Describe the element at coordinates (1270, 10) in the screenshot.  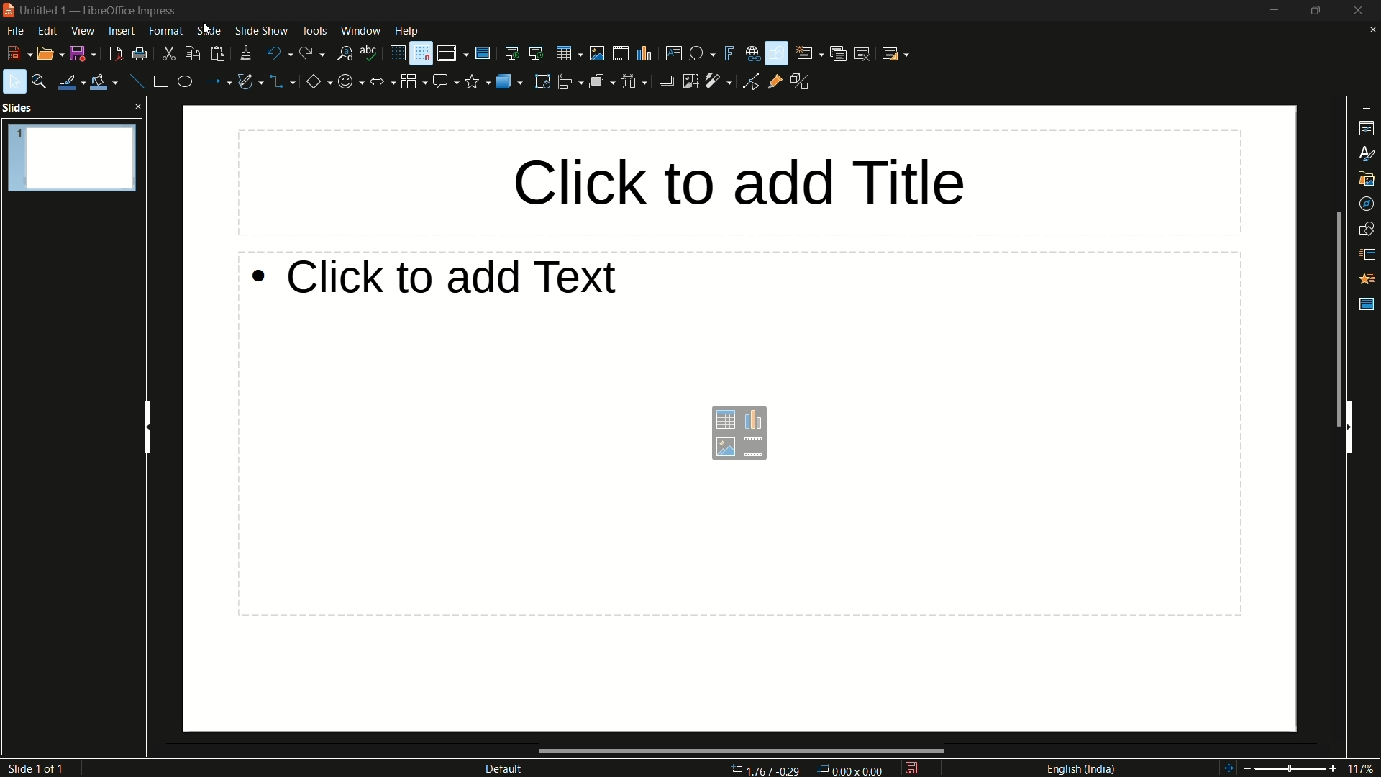
I see `minimize` at that location.